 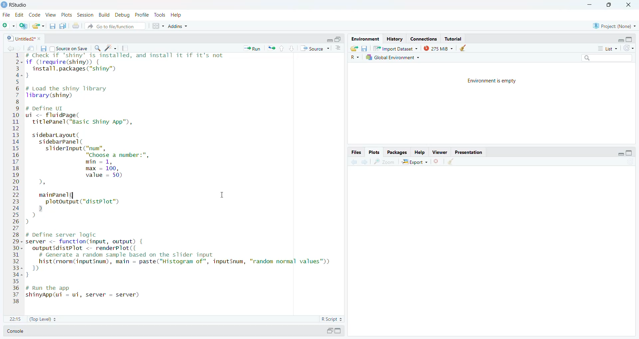 I want to click on Plots, so click(x=373, y=152).